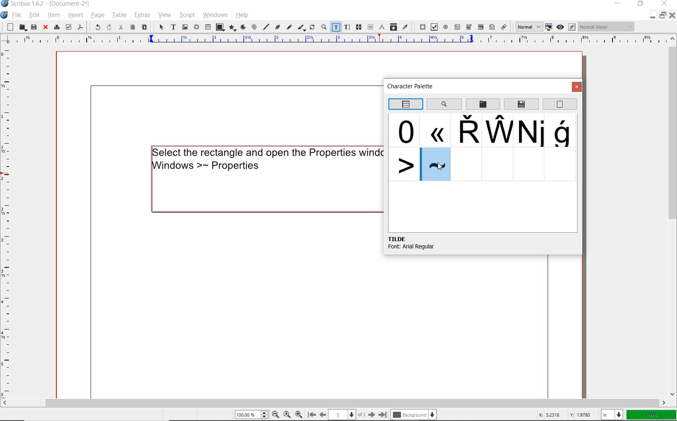 This screenshot has height=421, width=677. I want to click on close, so click(577, 87).